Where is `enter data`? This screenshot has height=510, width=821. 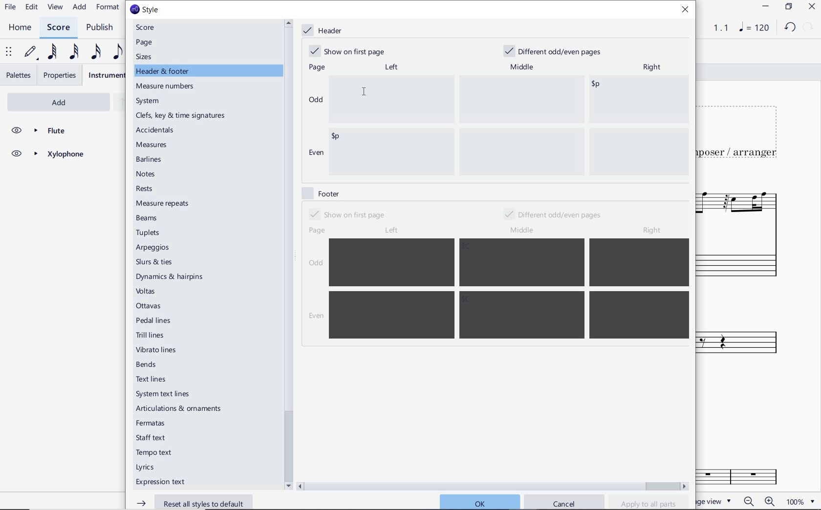
enter data is located at coordinates (510, 289).